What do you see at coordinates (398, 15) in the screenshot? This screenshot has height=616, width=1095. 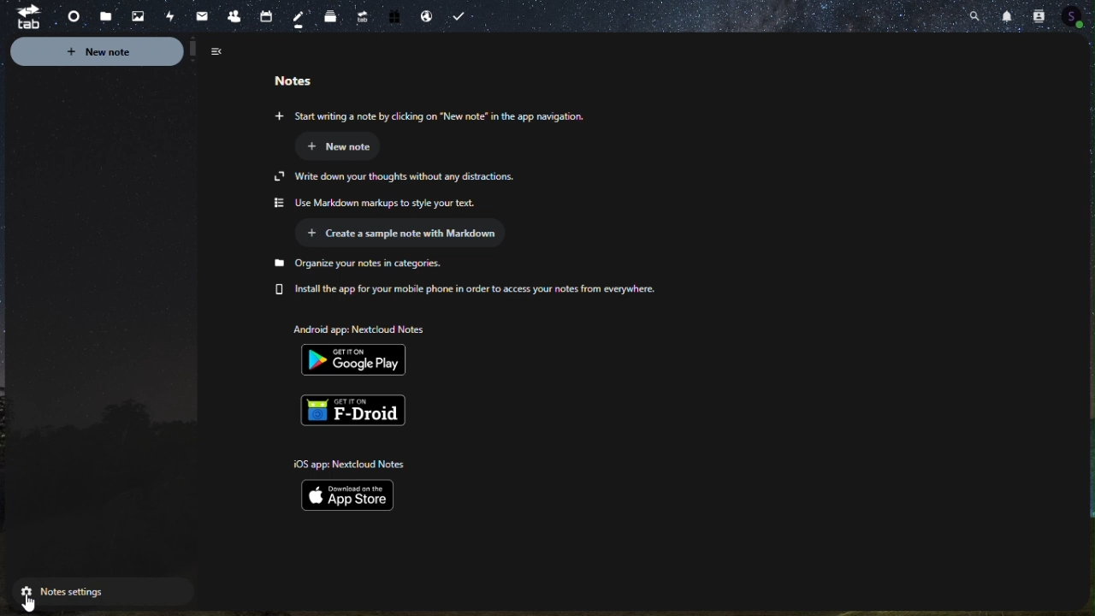 I see `Free trial` at bounding box center [398, 15].